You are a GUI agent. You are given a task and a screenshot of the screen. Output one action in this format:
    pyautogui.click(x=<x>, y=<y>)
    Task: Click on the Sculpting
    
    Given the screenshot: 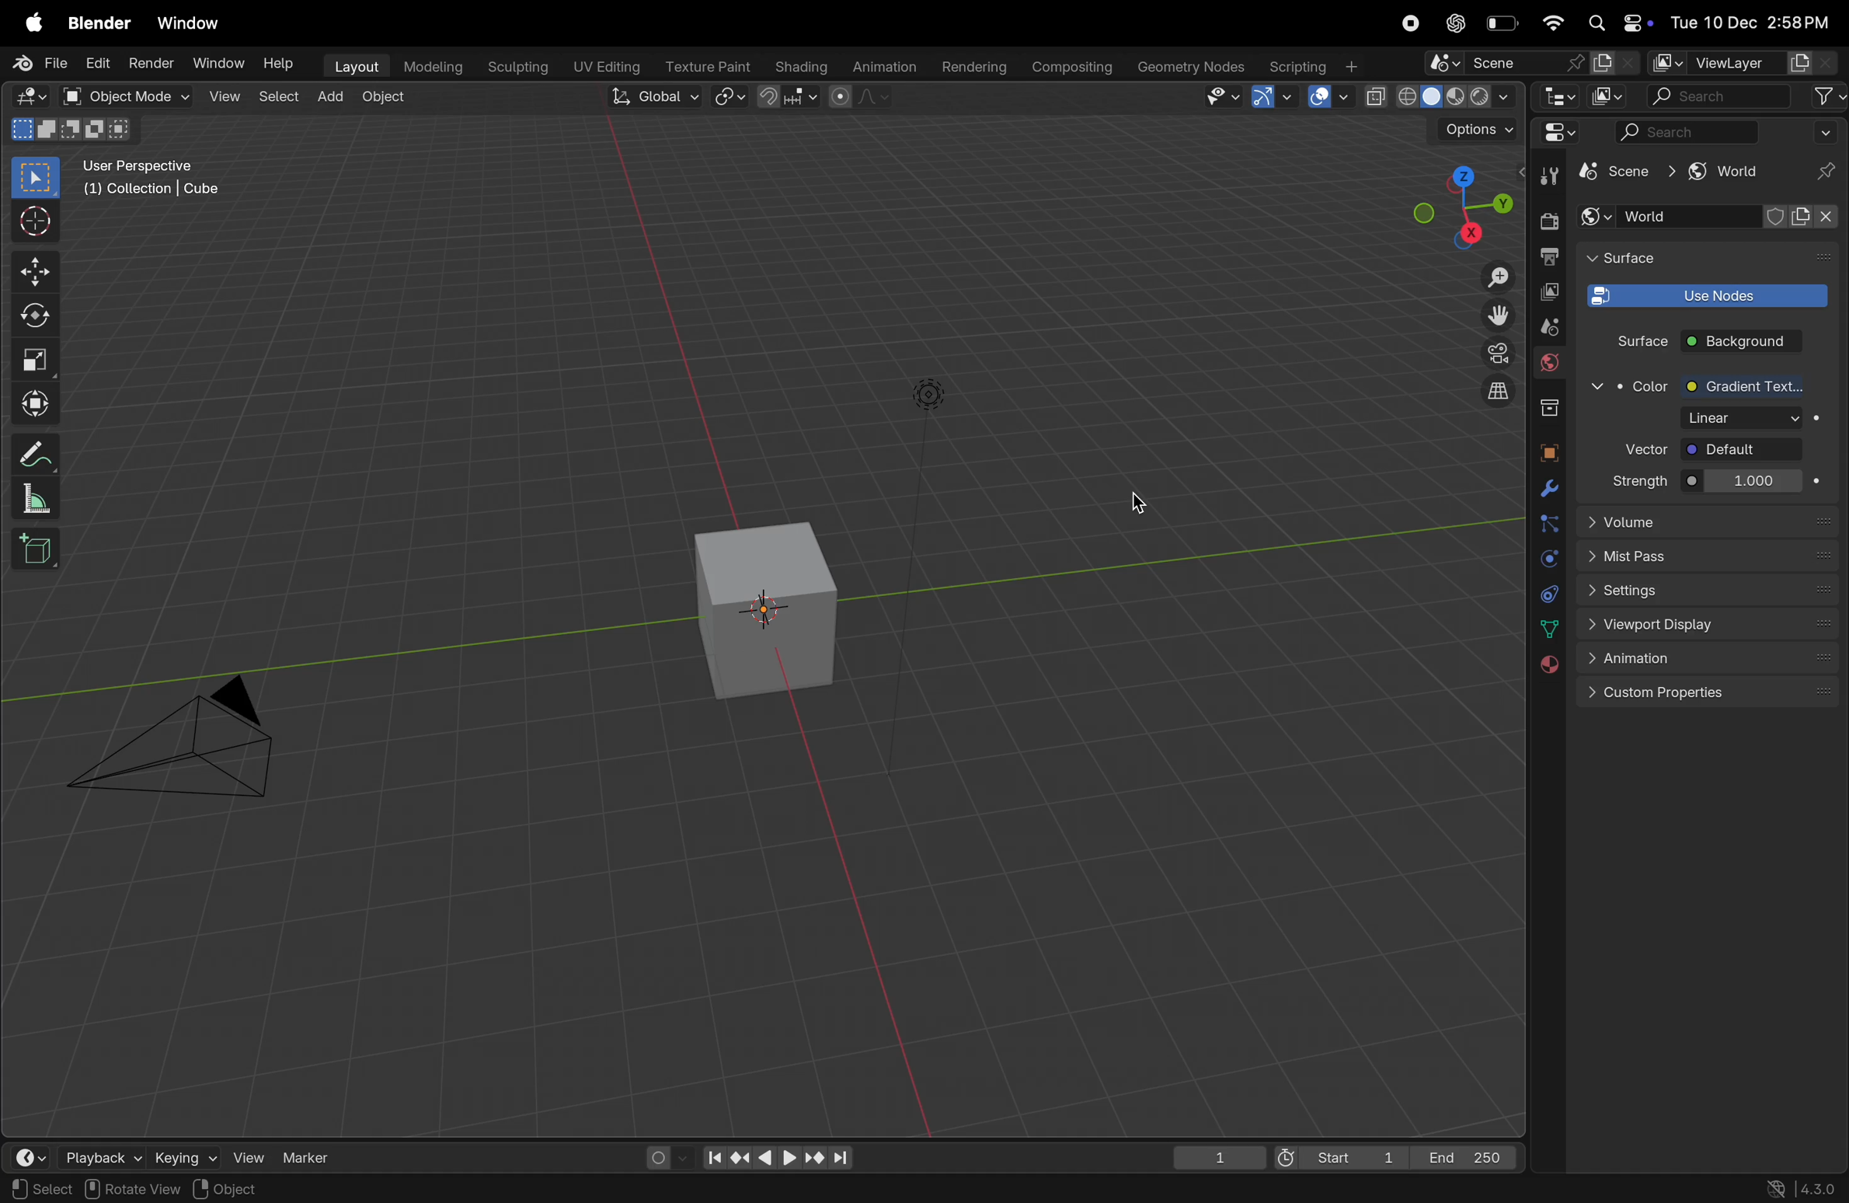 What is the action you would take?
    pyautogui.click(x=516, y=67)
    